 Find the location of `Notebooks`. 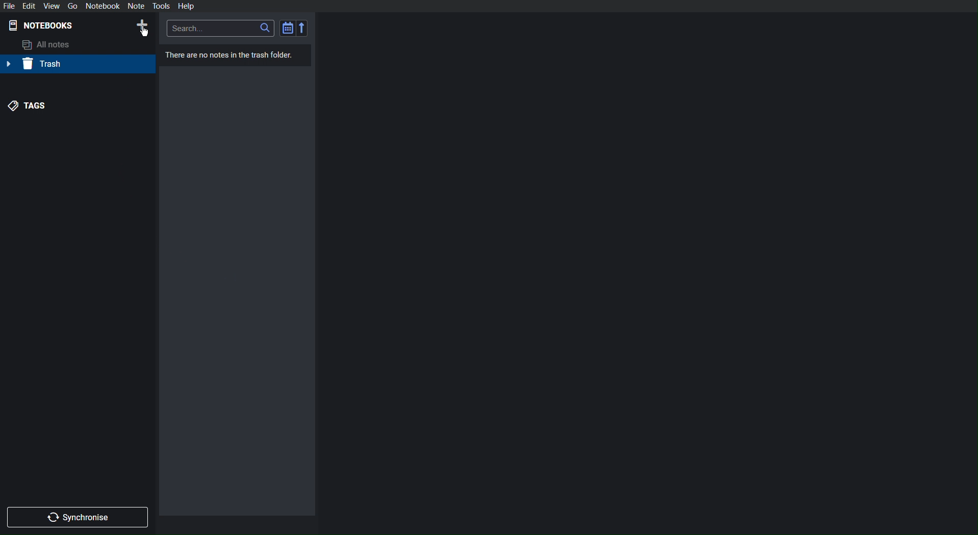

Notebooks is located at coordinates (42, 26).